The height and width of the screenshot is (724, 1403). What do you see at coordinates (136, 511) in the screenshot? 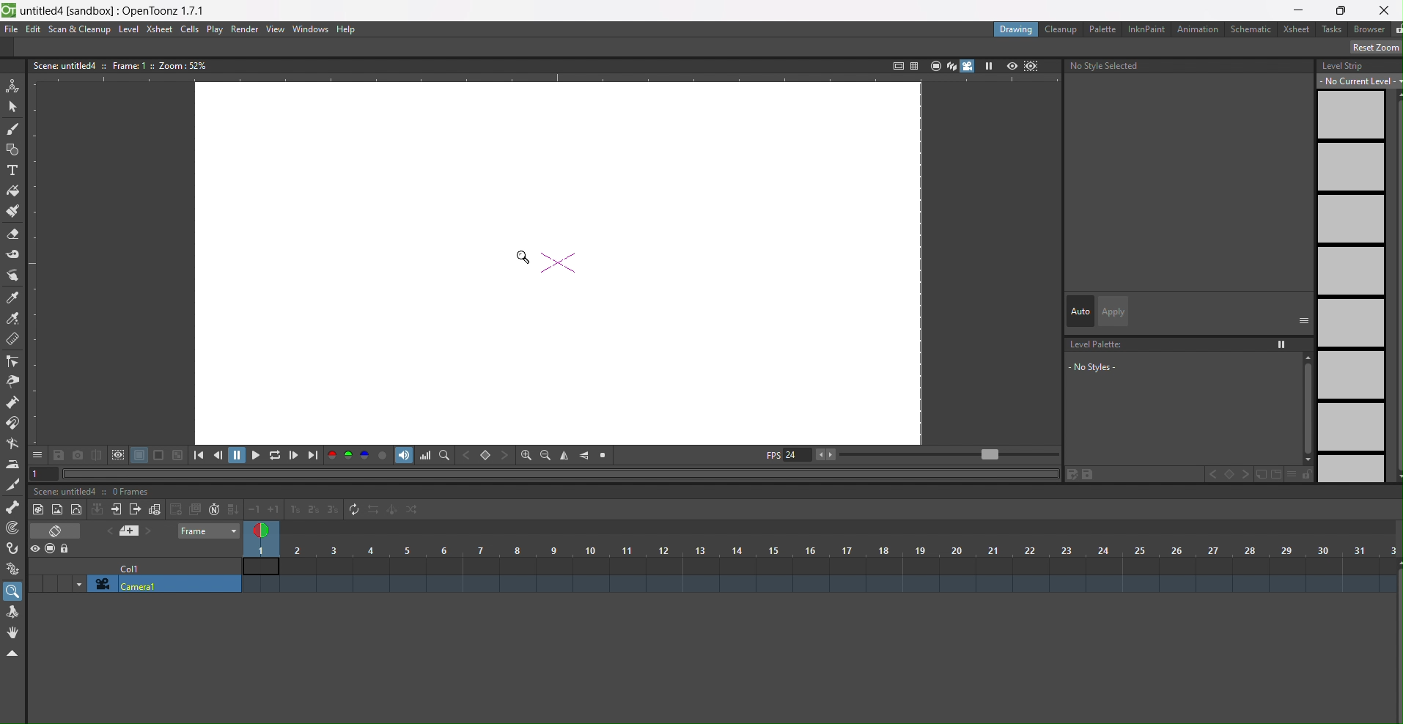
I see `next sub xsheey` at bounding box center [136, 511].